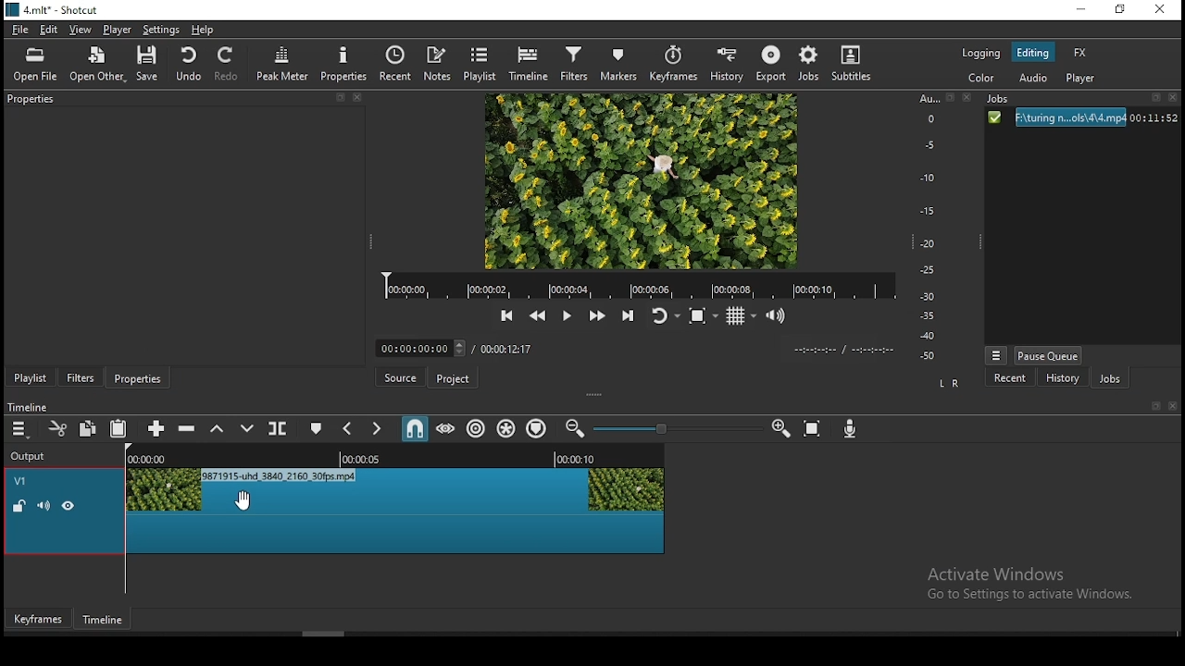  I want to click on mouse pointer, so click(240, 501).